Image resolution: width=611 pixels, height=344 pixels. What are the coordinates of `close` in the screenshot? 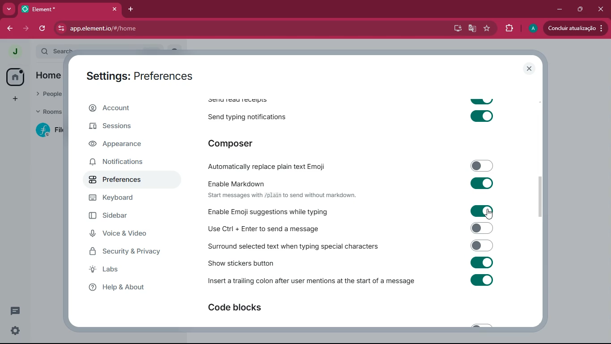 It's located at (530, 69).